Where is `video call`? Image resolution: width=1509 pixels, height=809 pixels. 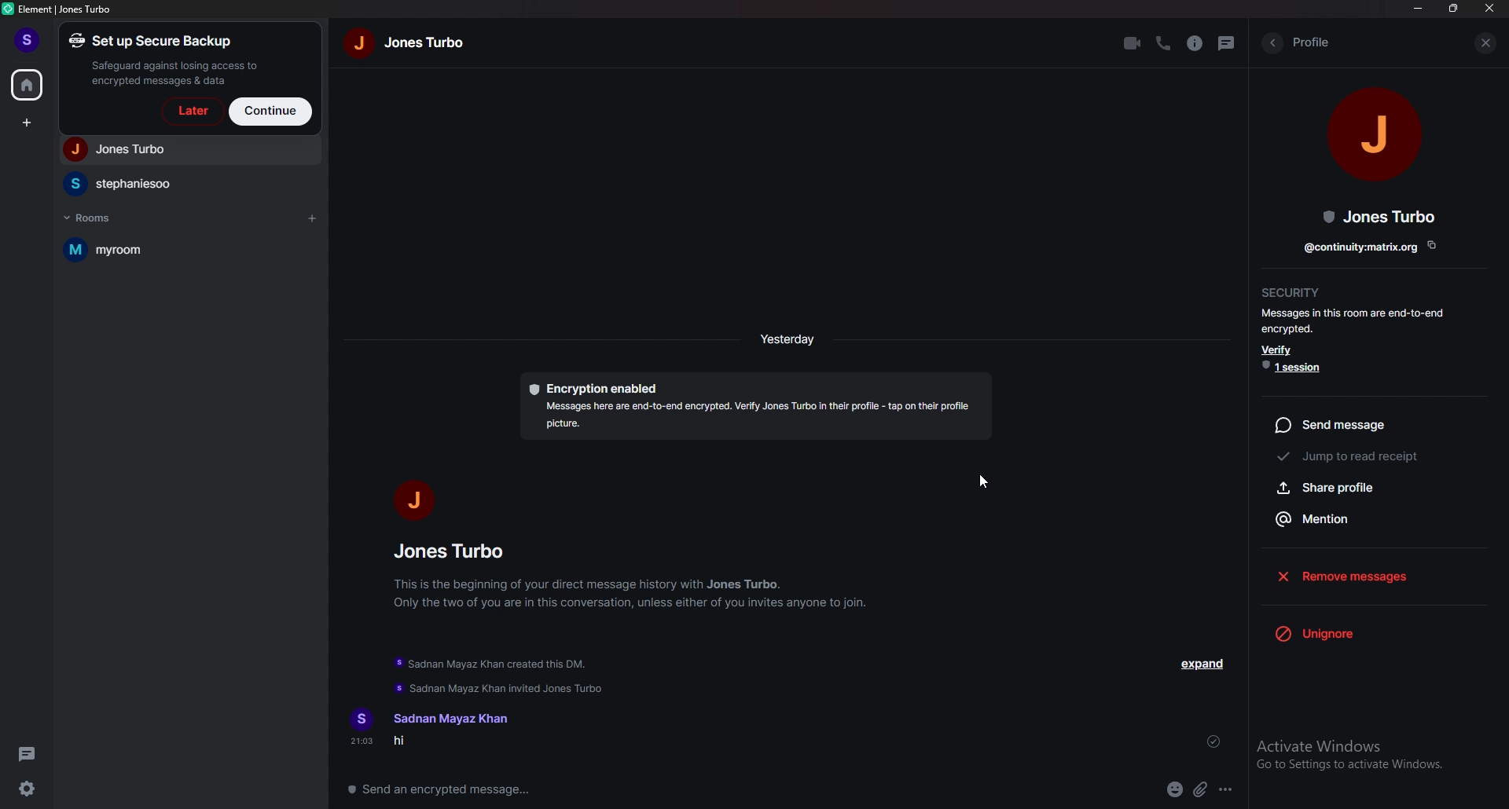 video call is located at coordinates (1131, 43).